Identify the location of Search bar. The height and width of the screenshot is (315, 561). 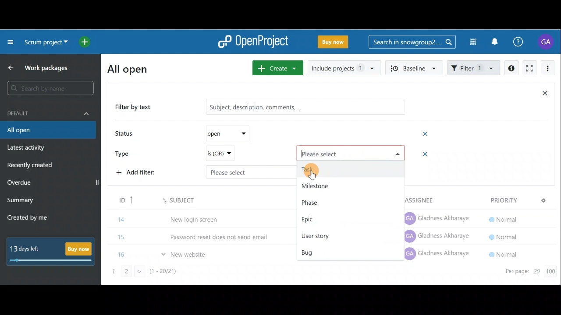
(412, 41).